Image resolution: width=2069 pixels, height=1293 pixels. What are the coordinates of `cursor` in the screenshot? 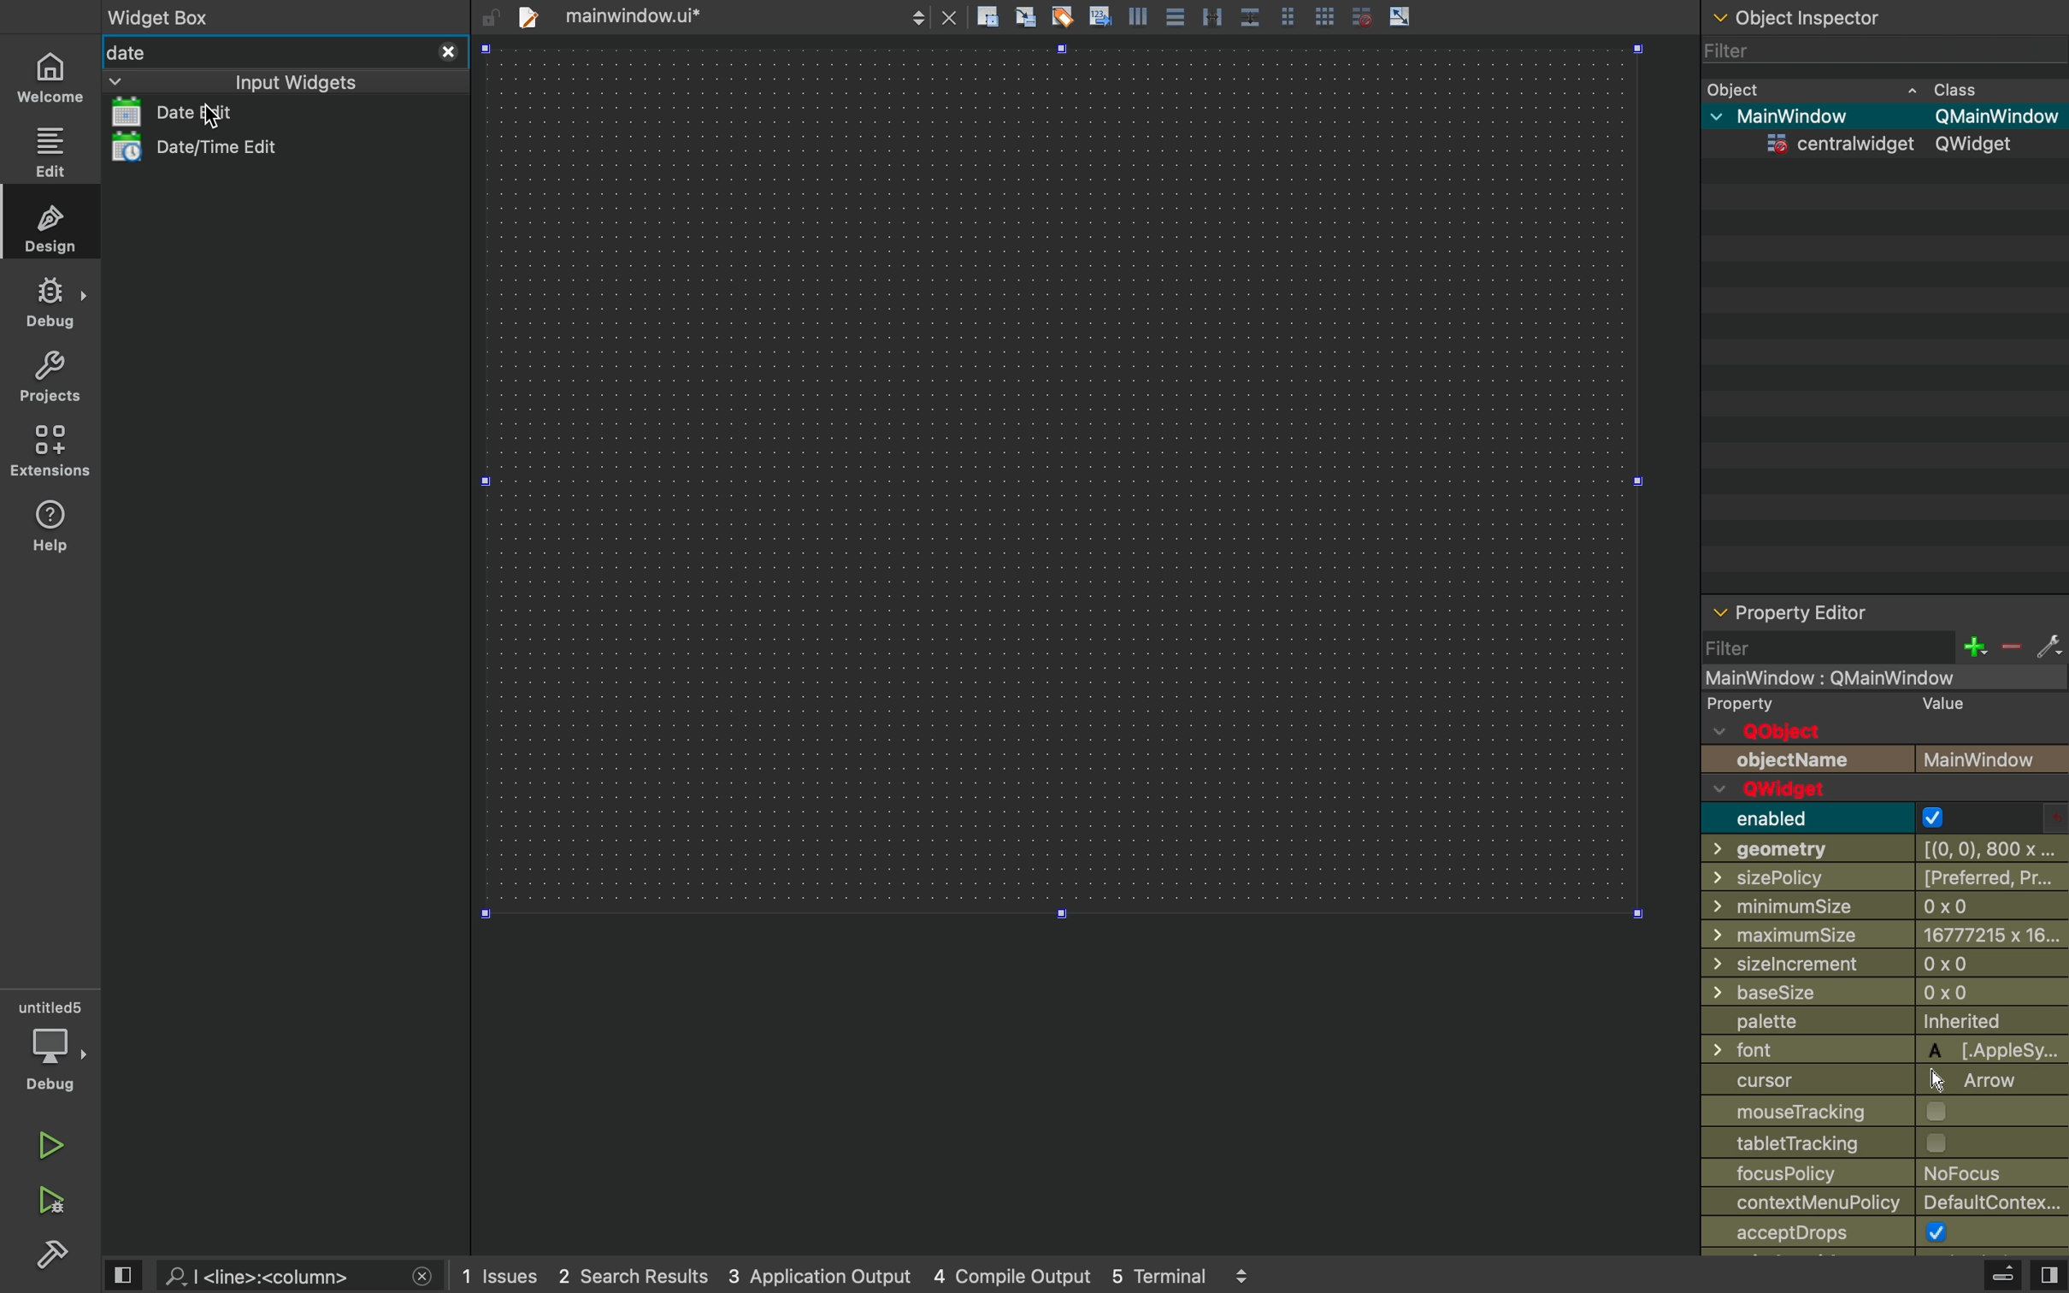 It's located at (1872, 1083).